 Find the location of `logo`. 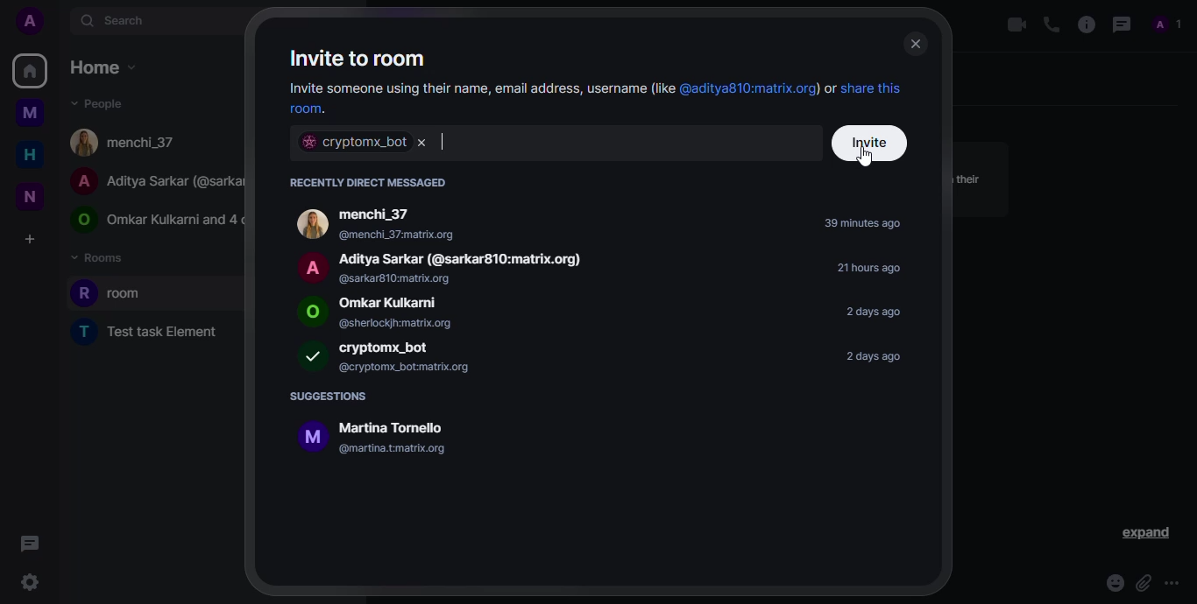

logo is located at coordinates (310, 356).